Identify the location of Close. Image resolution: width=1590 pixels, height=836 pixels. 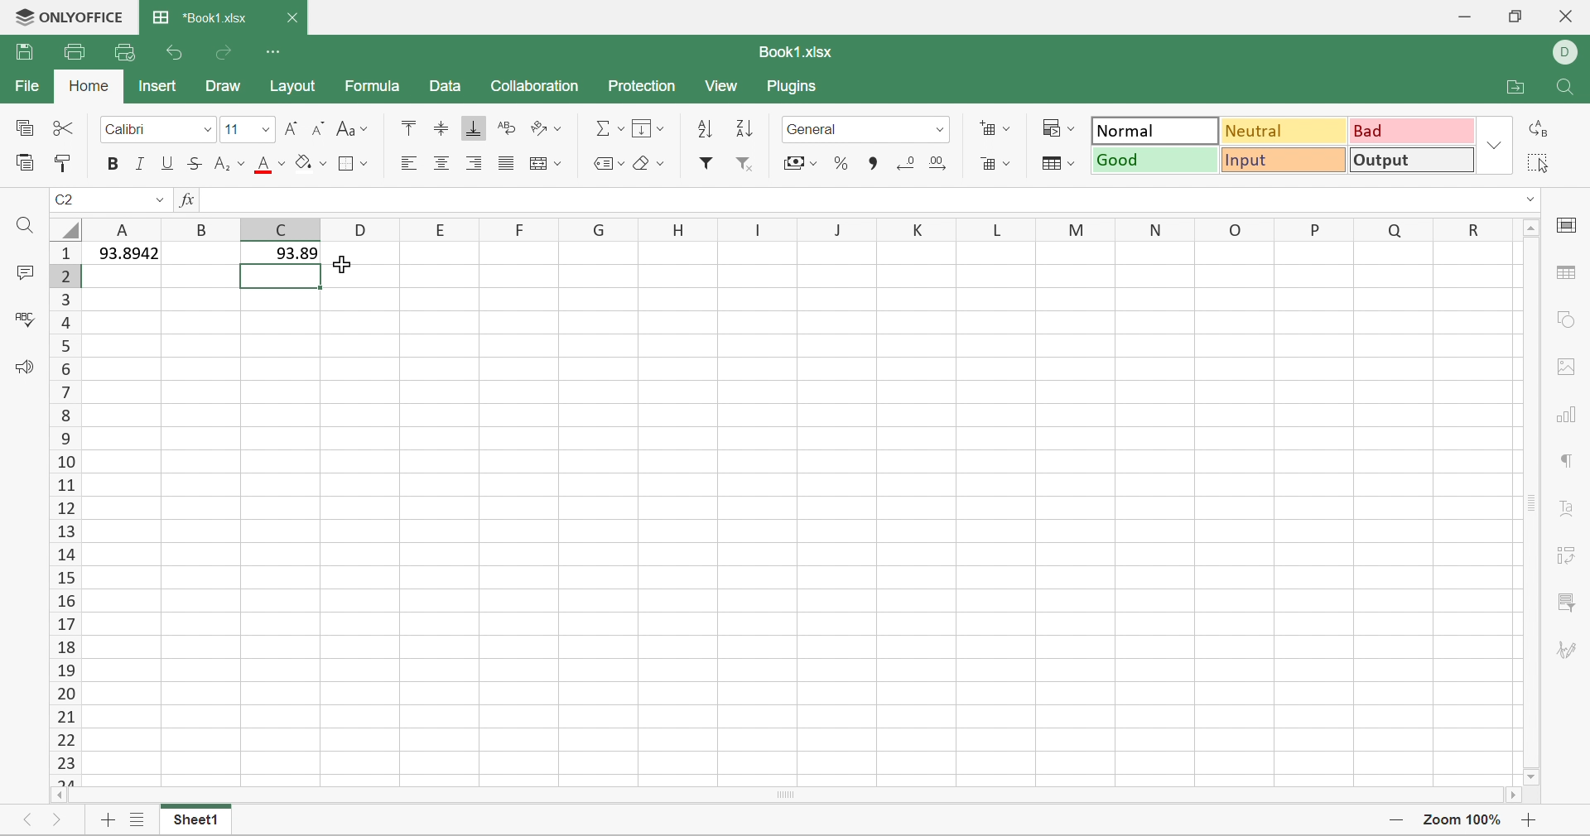
(292, 18).